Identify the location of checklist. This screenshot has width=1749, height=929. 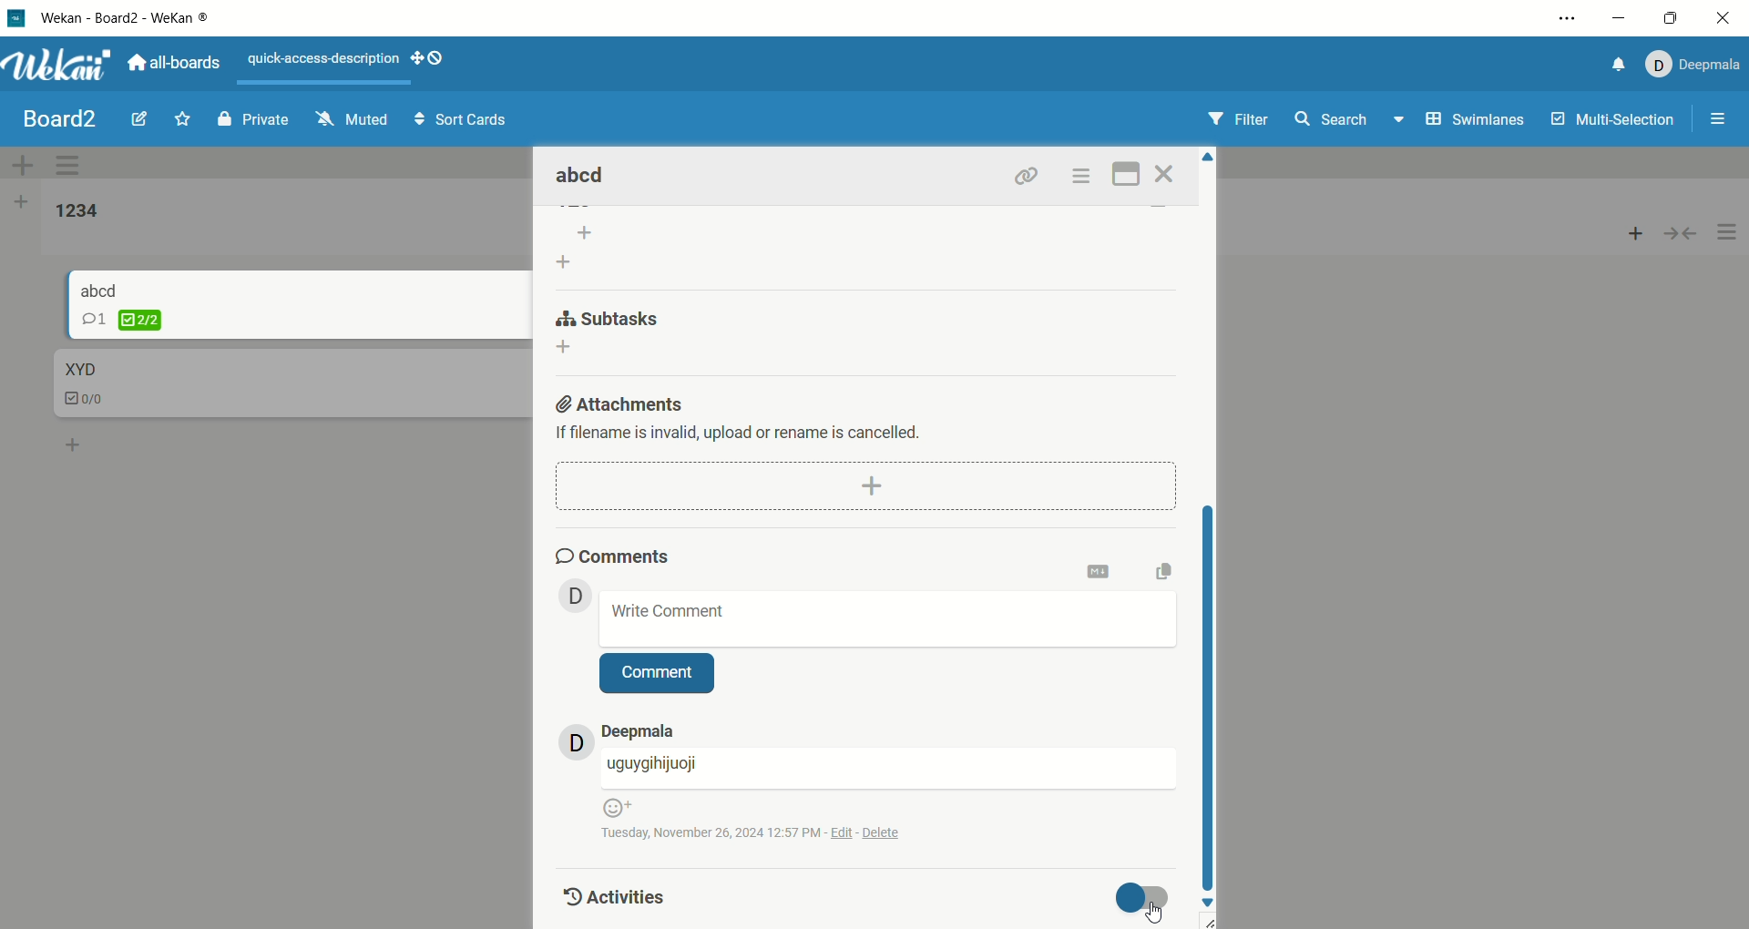
(122, 320).